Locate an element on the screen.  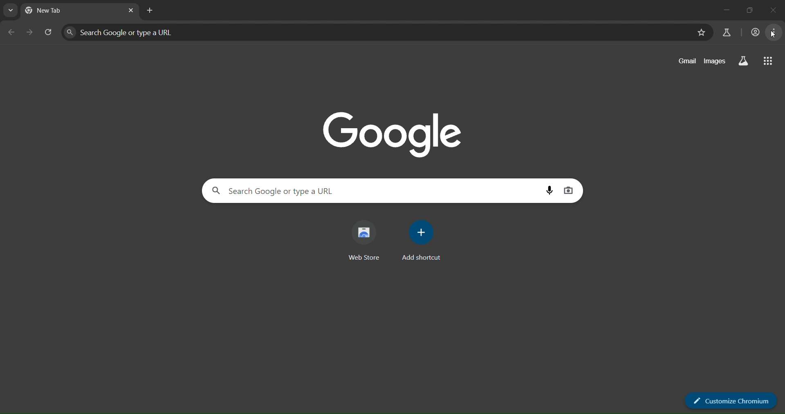
add shortcut is located at coordinates (421, 240).